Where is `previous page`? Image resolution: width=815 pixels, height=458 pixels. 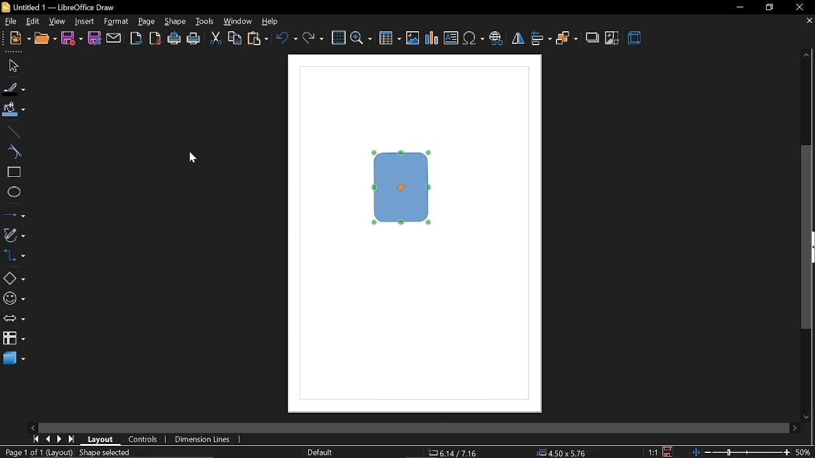
previous page is located at coordinates (46, 440).